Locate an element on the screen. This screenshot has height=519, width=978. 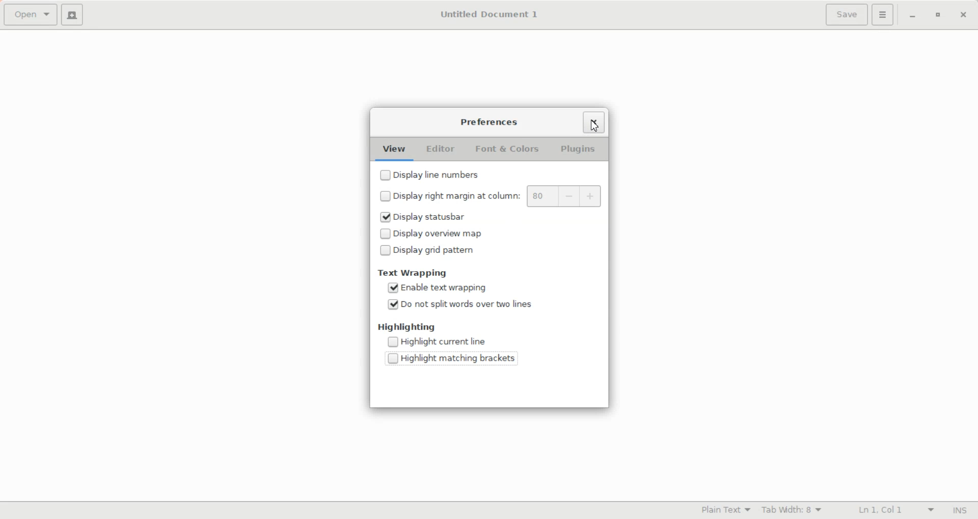
(un)check Disable Display right margin at column is located at coordinates (447, 195).